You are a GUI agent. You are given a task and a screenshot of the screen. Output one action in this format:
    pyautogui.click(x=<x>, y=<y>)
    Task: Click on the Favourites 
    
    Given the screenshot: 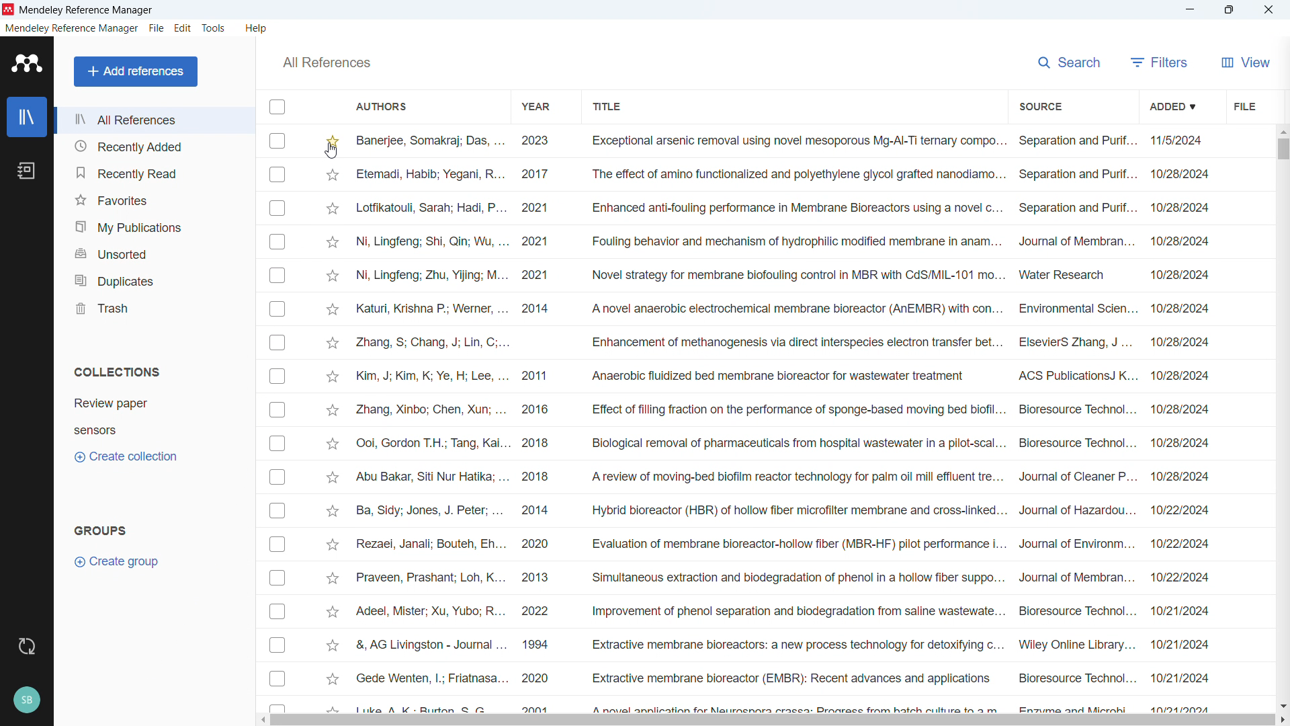 What is the action you would take?
    pyautogui.click(x=154, y=198)
    